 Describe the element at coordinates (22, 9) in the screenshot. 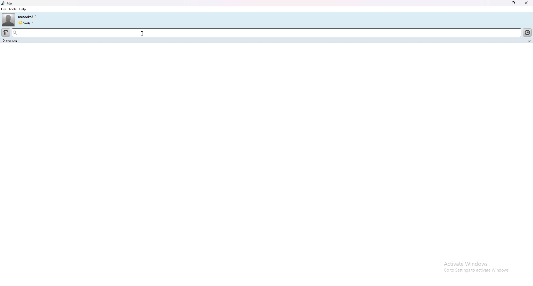

I see `help` at that location.